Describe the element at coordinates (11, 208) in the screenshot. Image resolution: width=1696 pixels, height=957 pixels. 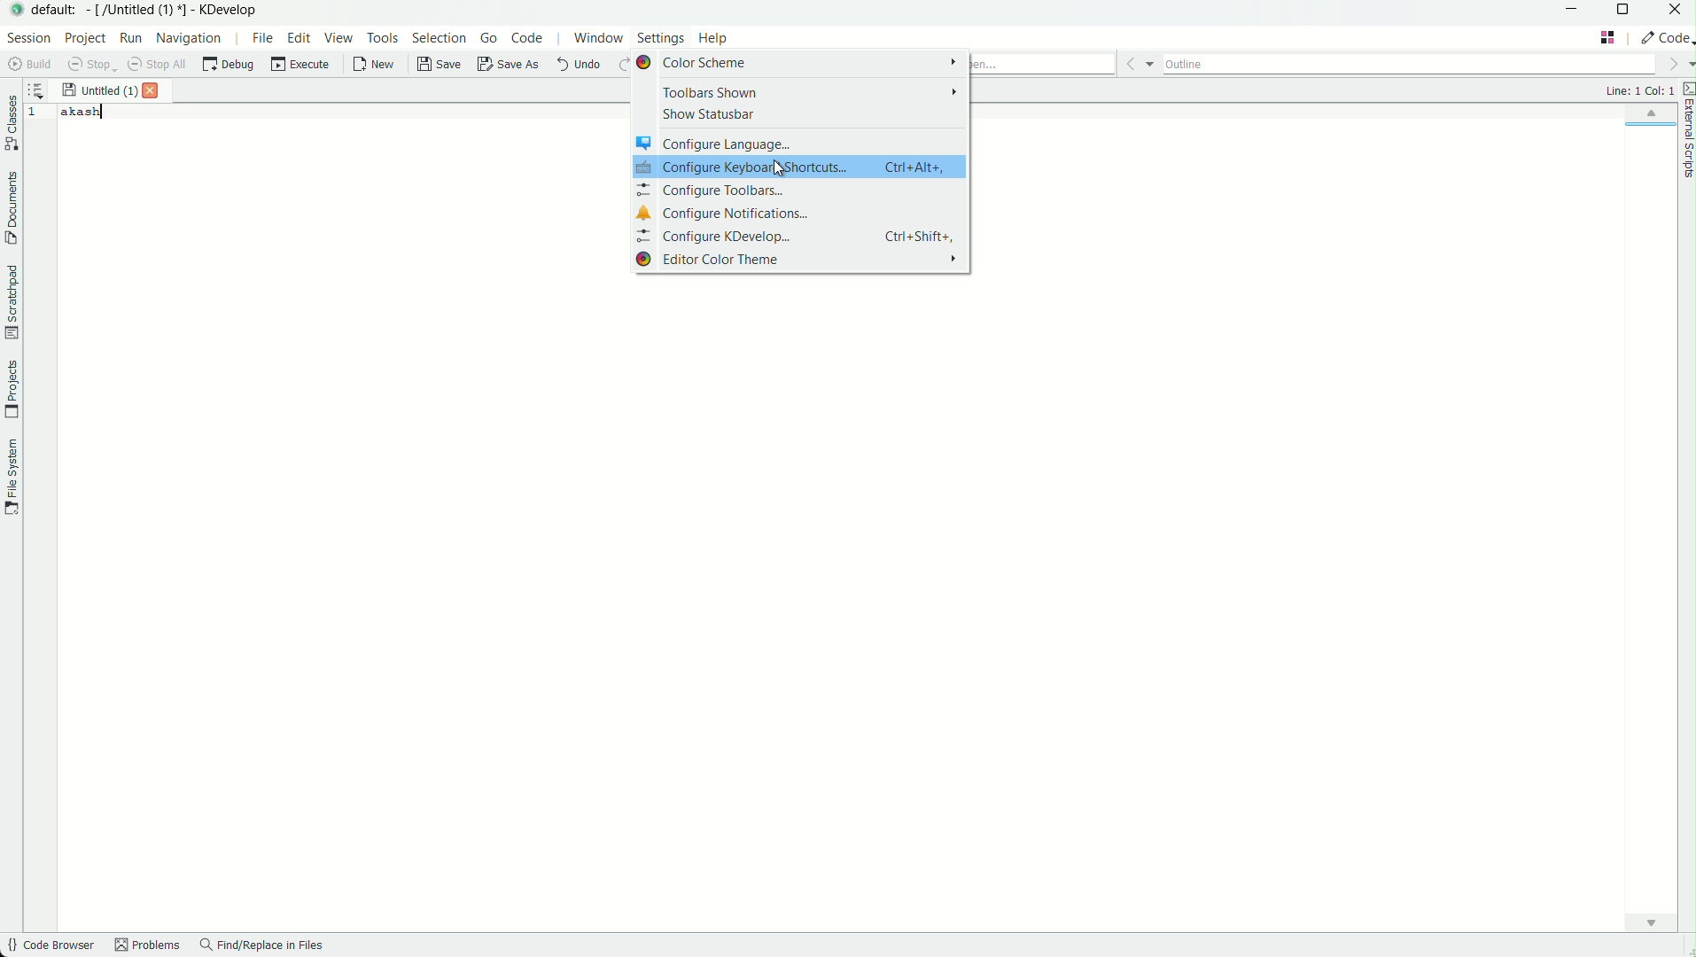
I see `documents` at that location.